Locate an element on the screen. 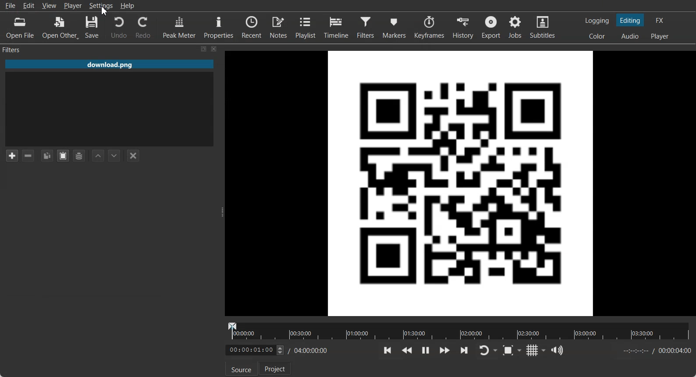 This screenshot has height=377, width=696. Help is located at coordinates (127, 5).